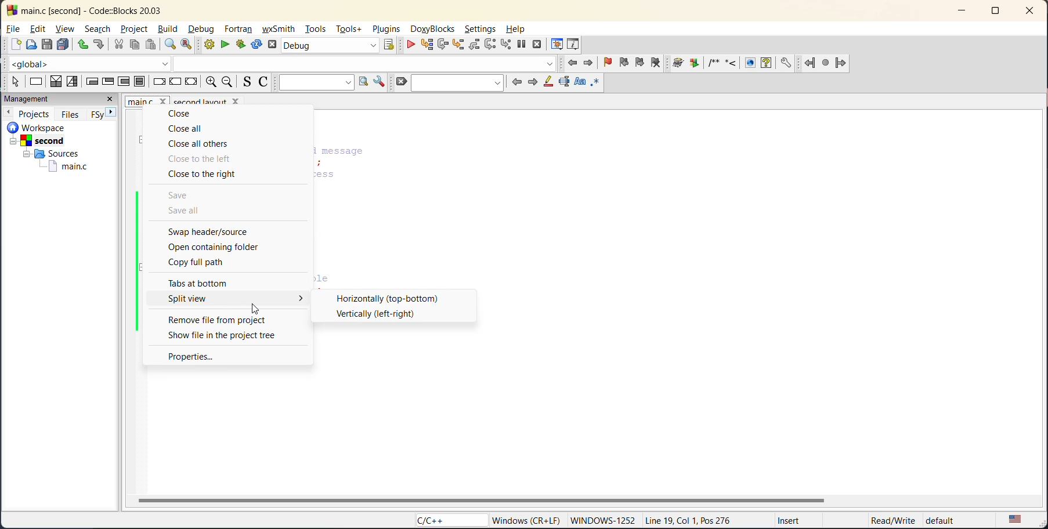  Describe the element at coordinates (125, 82) in the screenshot. I see `counting loop` at that location.